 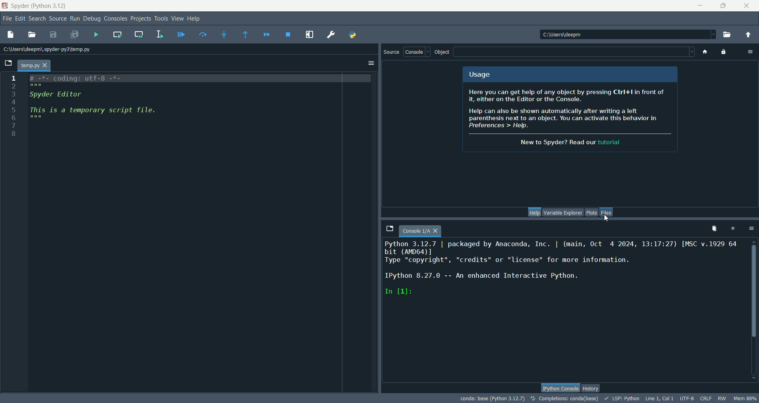 What do you see at coordinates (750, 36) in the screenshot?
I see `change to parent directory` at bounding box center [750, 36].